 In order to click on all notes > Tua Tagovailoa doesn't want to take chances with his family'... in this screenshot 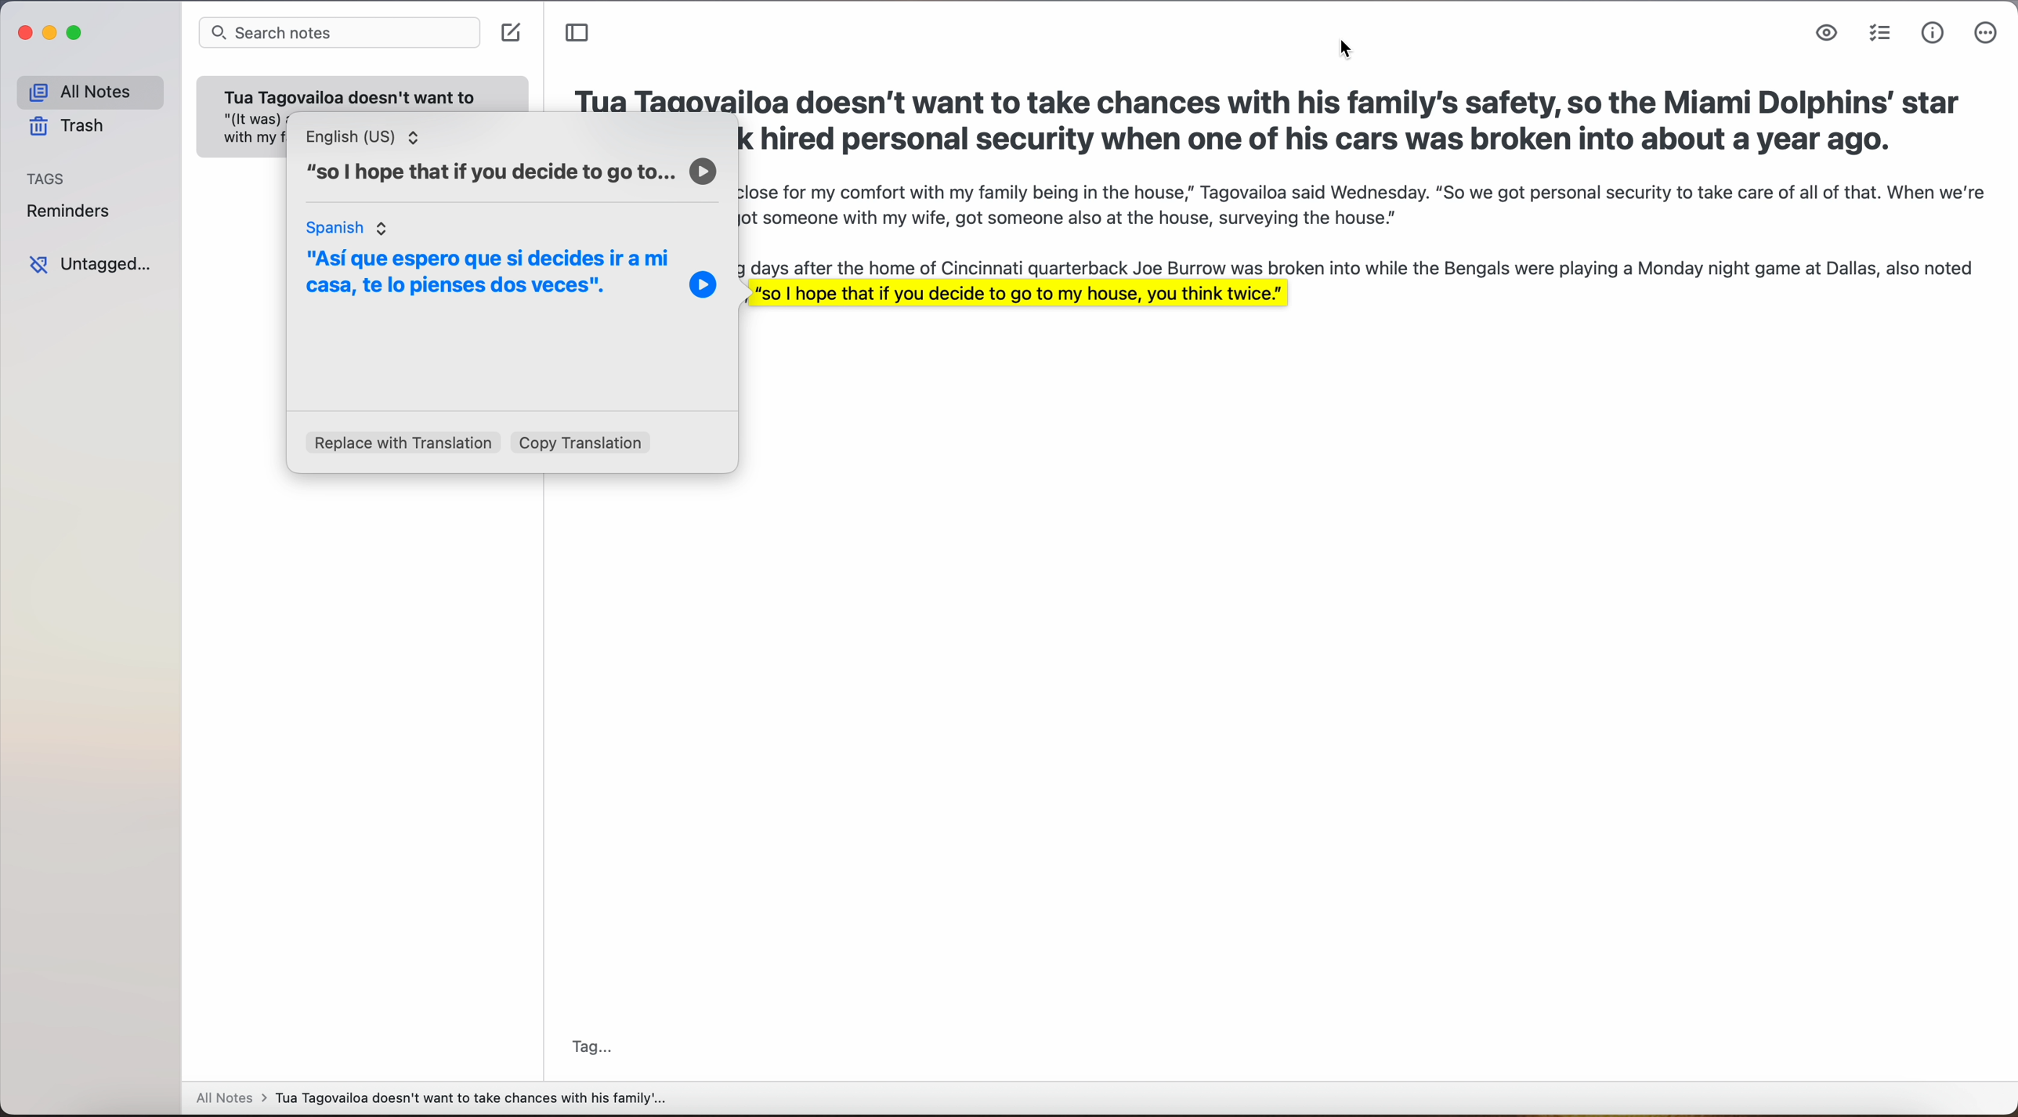, I will do `click(431, 1099)`.